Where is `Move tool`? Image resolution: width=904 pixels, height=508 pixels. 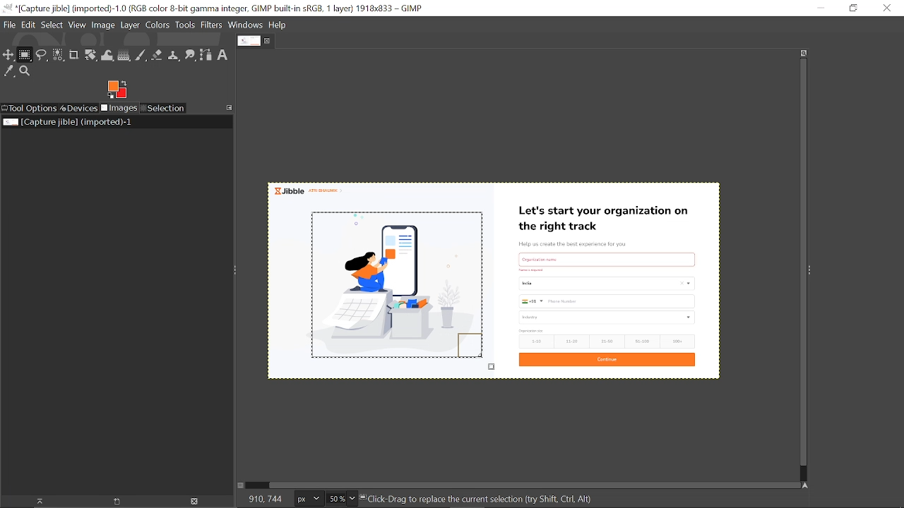
Move tool is located at coordinates (9, 56).